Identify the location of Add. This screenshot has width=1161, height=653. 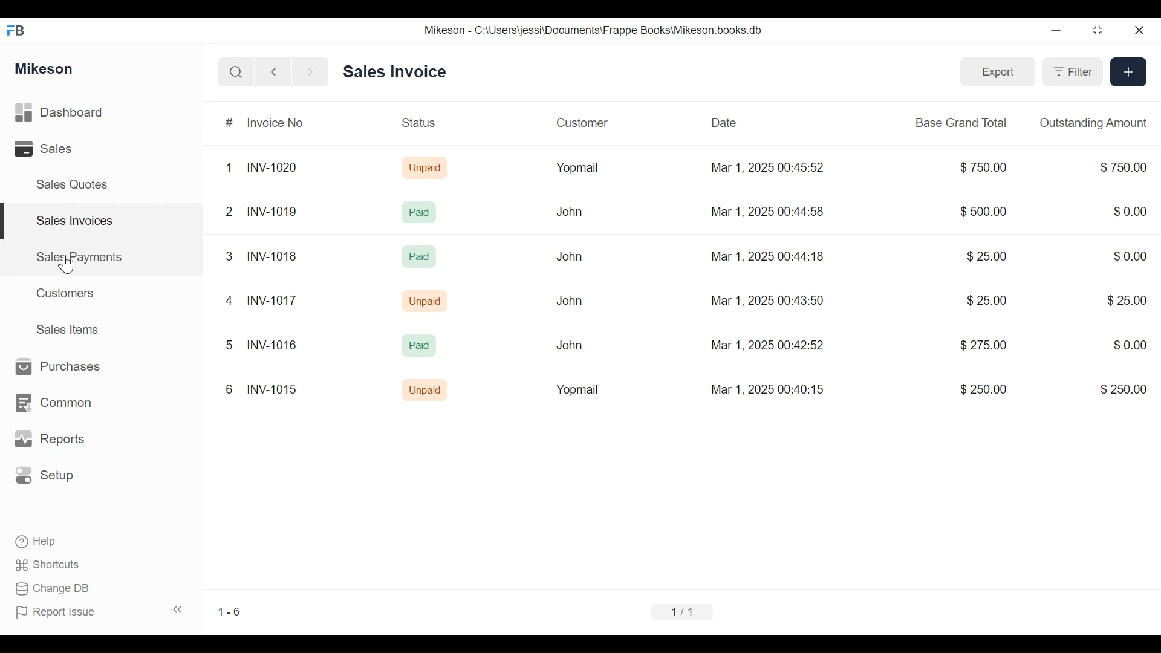
(1127, 71).